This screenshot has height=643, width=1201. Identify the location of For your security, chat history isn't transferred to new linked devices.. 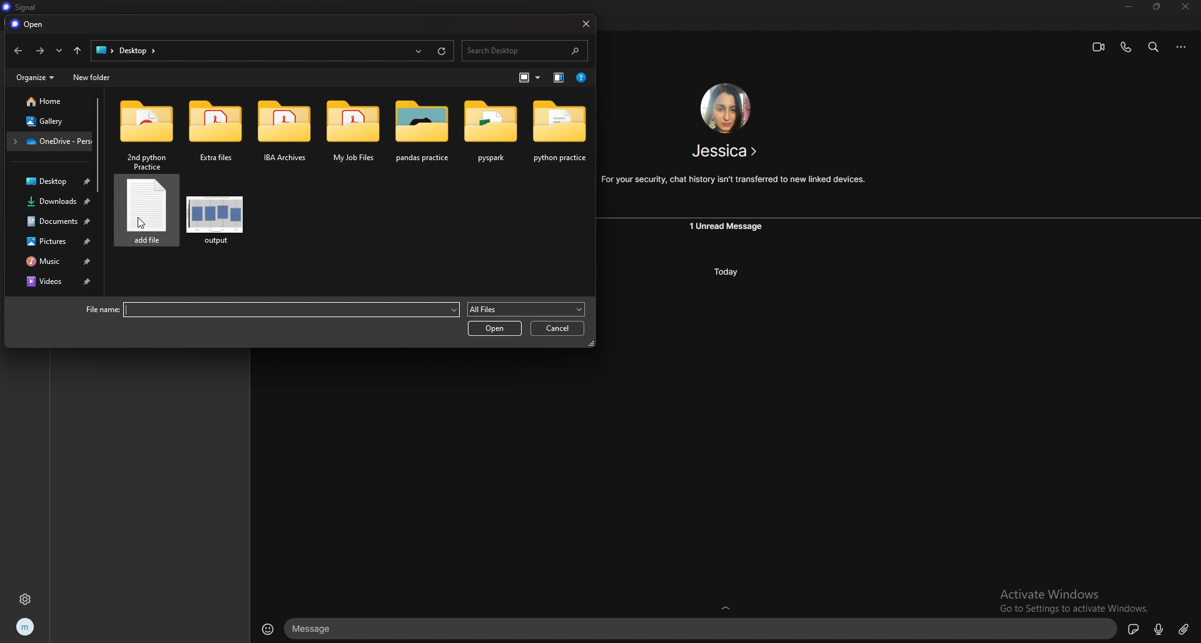
(734, 180).